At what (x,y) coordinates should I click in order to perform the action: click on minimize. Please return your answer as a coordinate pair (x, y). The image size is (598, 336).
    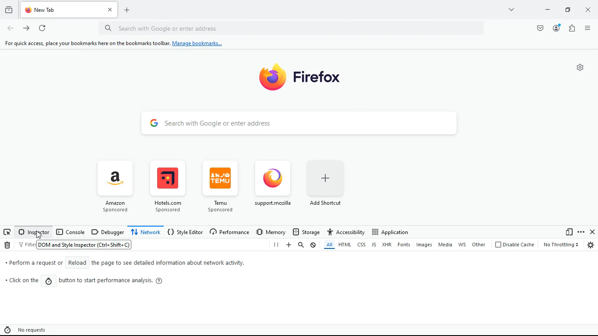
    Looking at the image, I should click on (546, 10).